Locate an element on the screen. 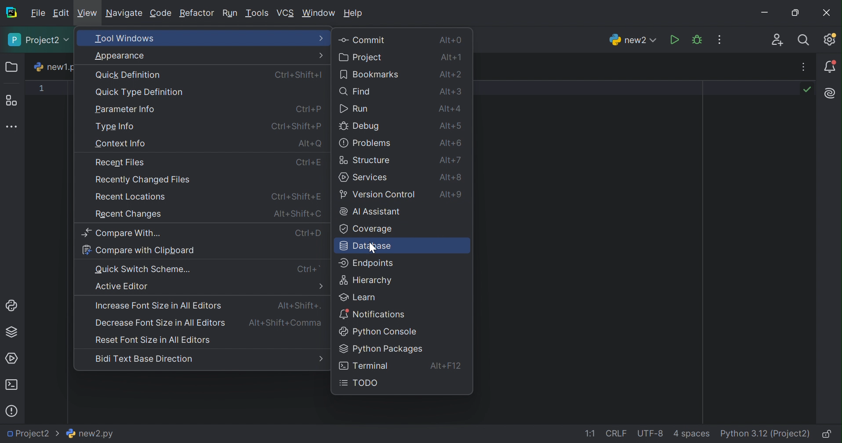 This screenshot has width=842, height=443. Type info is located at coordinates (115, 126).